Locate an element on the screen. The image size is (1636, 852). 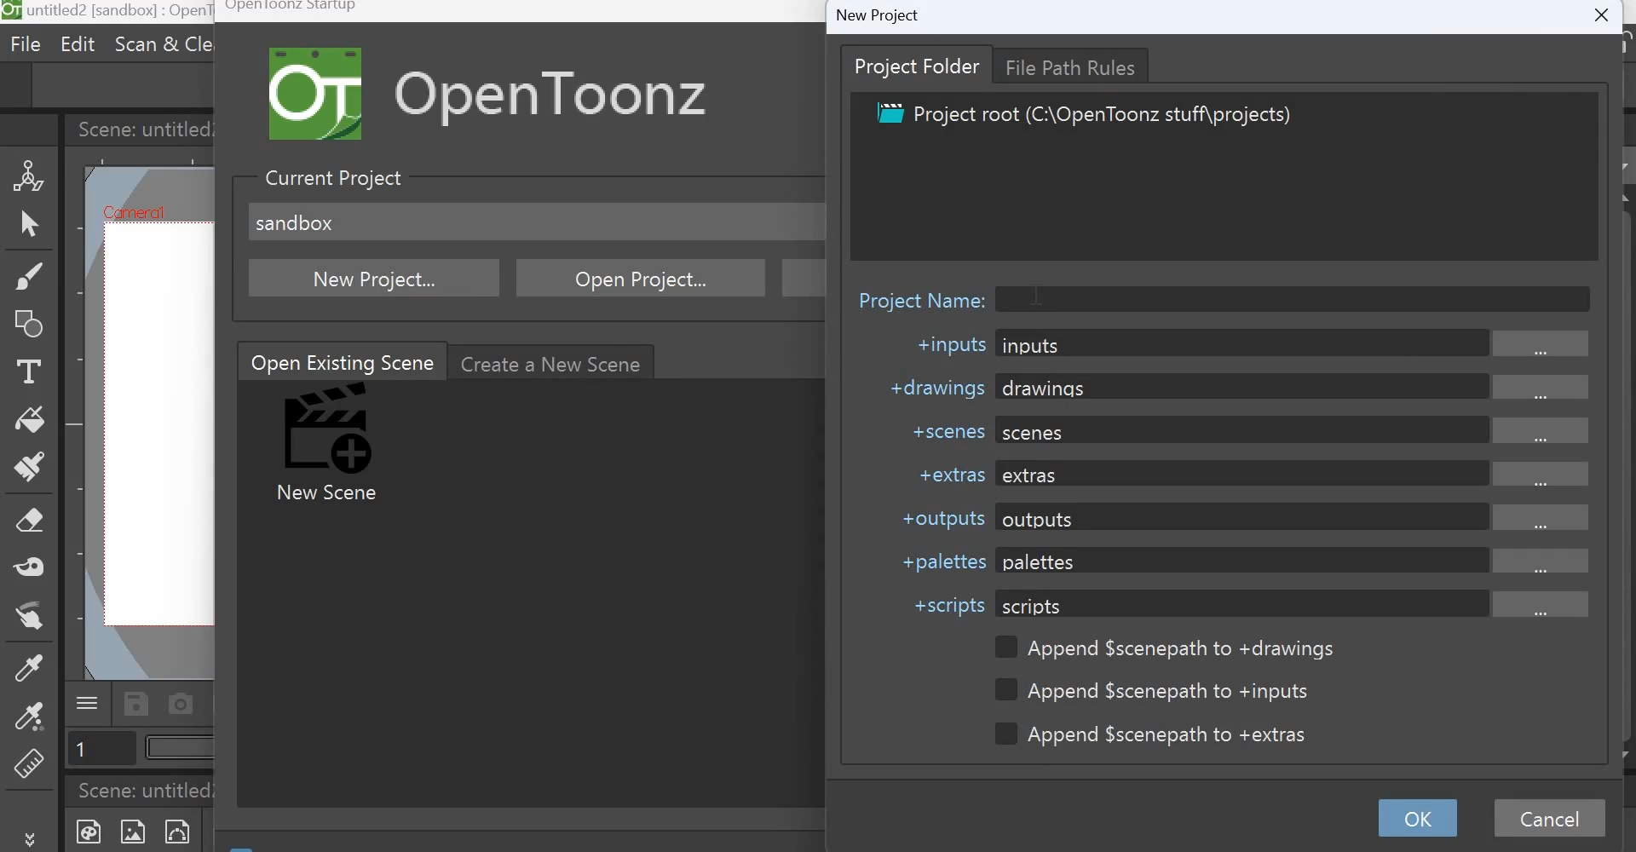
Cancel is located at coordinates (1555, 820).